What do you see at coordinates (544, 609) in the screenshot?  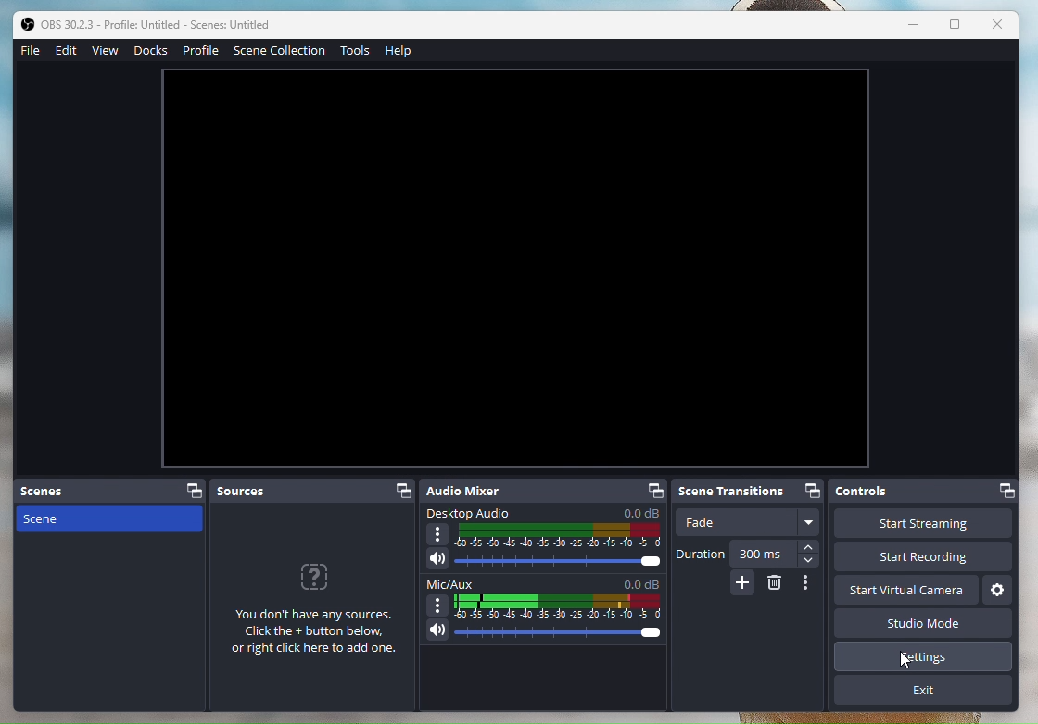 I see `Mic/Aux` at bounding box center [544, 609].